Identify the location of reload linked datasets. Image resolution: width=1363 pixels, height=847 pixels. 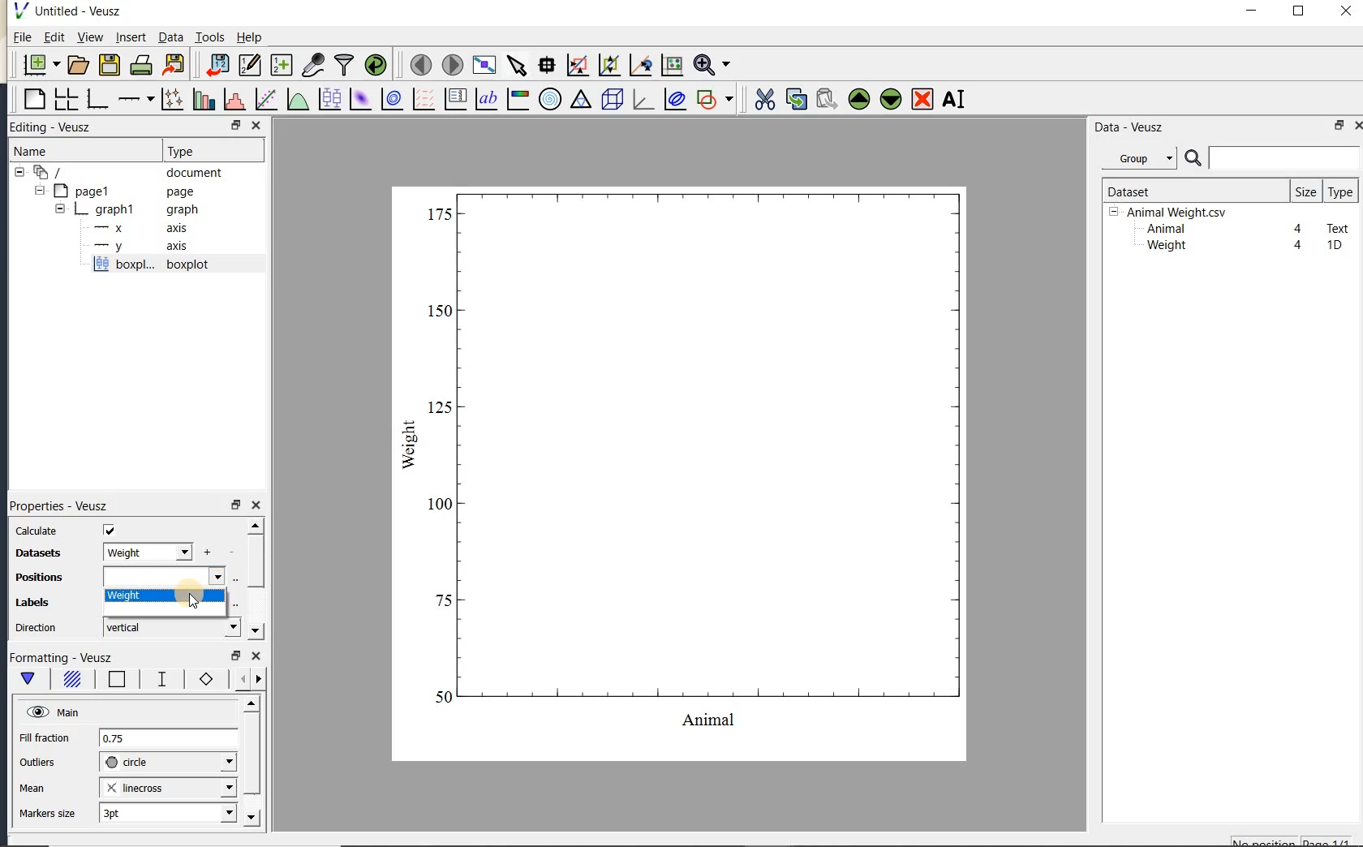
(376, 63).